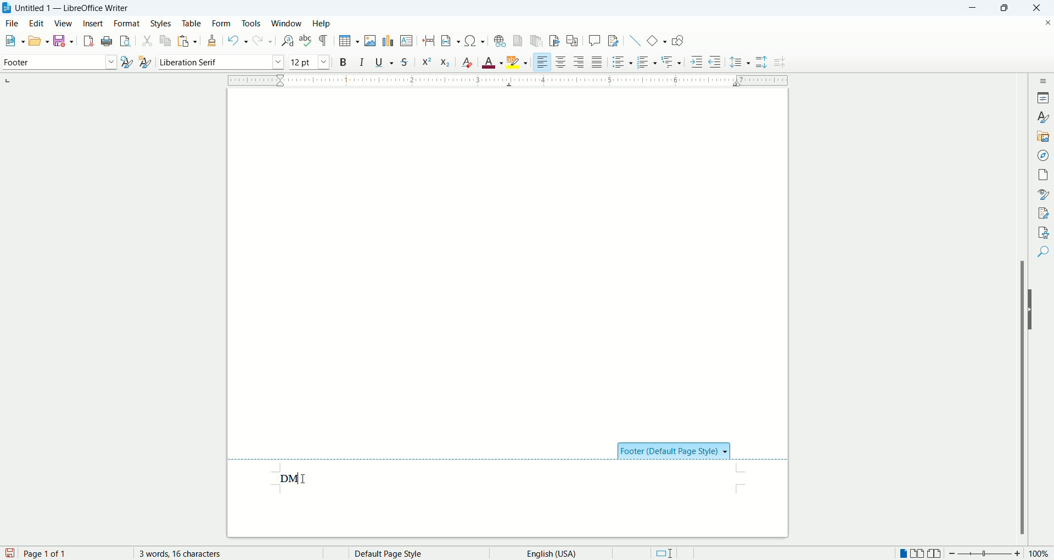 The width and height of the screenshot is (1054, 560). I want to click on redo, so click(261, 41).